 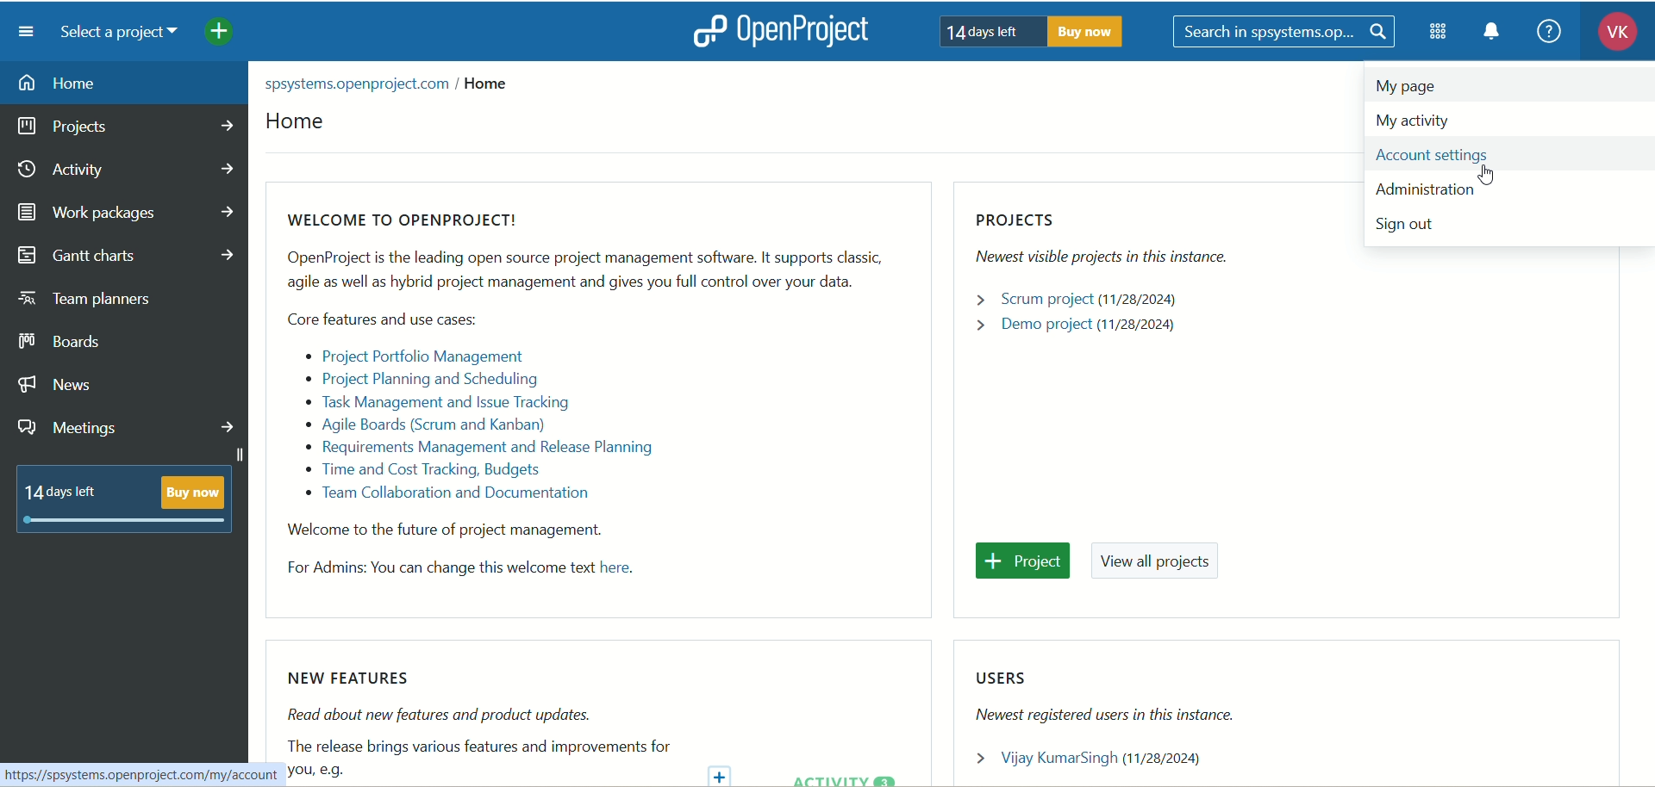 I want to click on home, so click(x=306, y=125).